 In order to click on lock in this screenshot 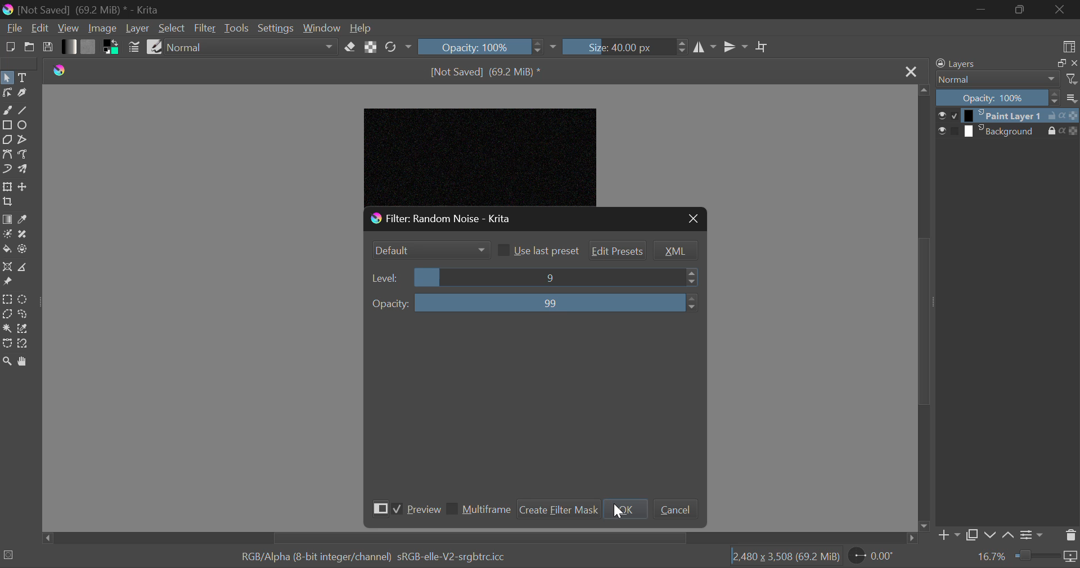, I will do `click(1049, 115)`.